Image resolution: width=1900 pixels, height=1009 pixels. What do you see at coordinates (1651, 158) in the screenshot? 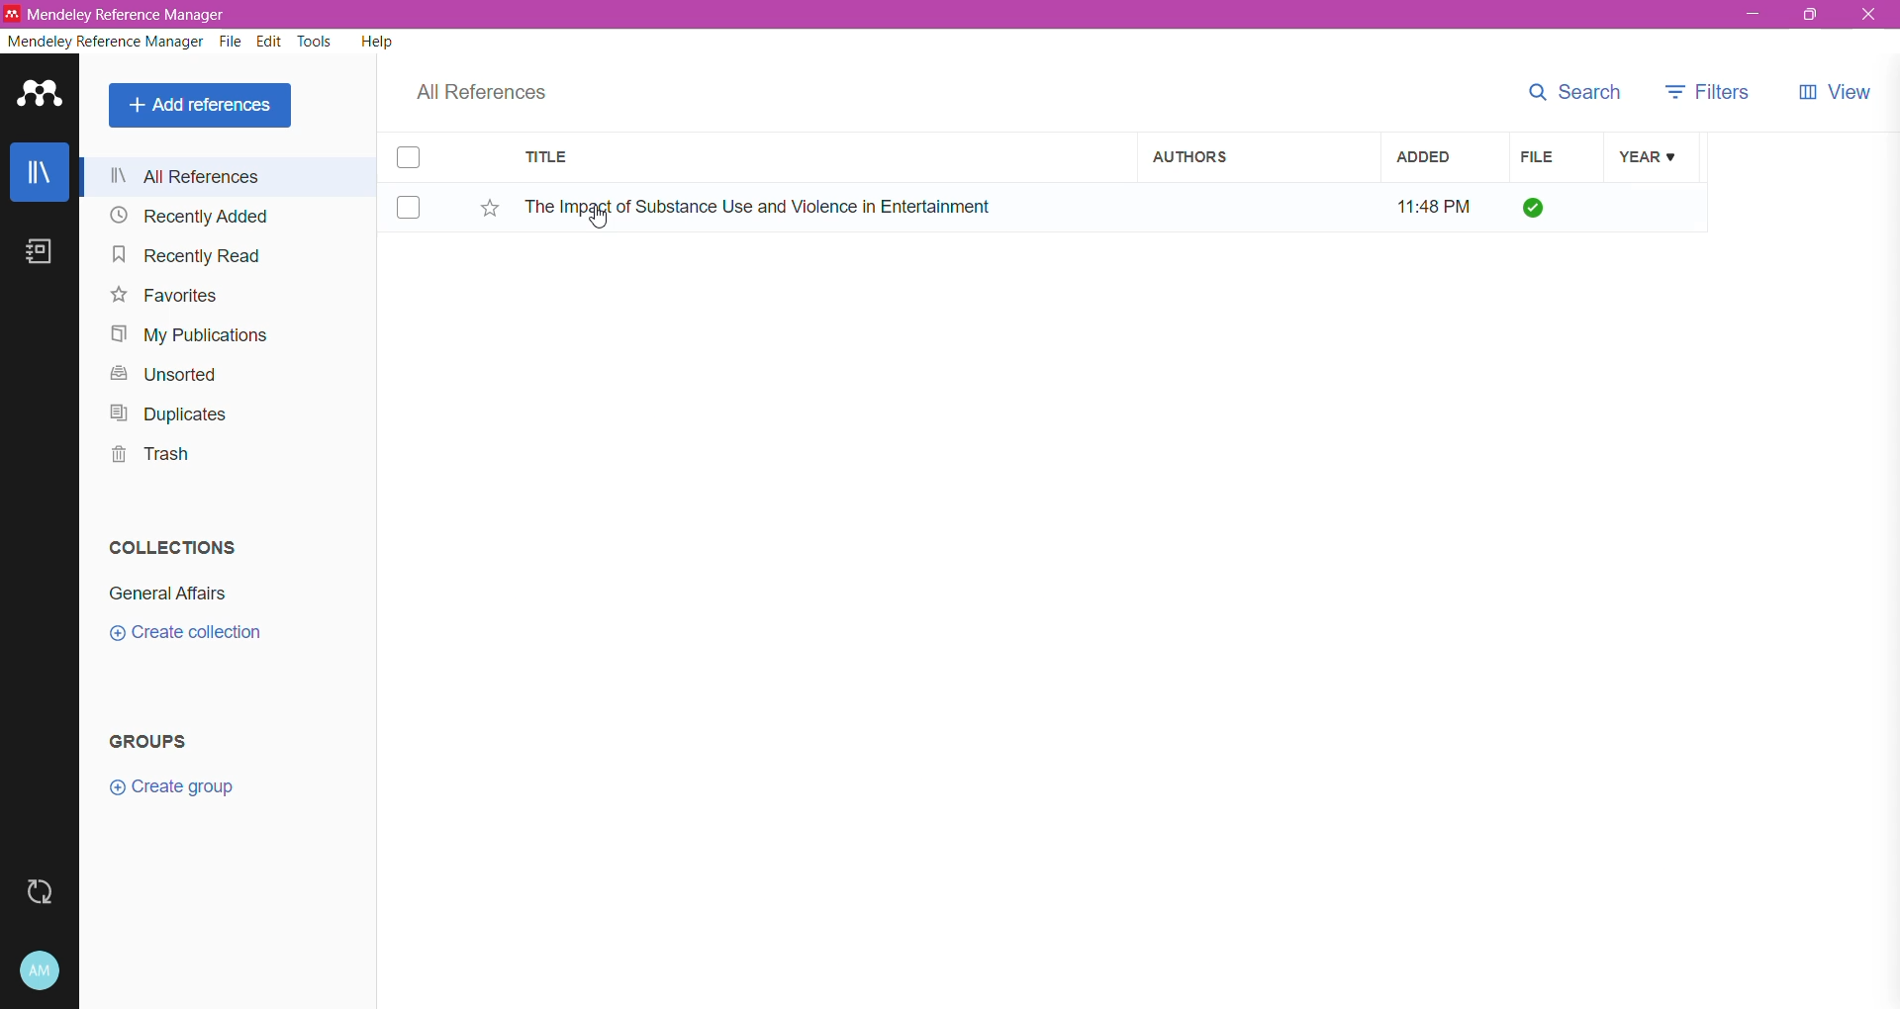
I see `Year` at bounding box center [1651, 158].